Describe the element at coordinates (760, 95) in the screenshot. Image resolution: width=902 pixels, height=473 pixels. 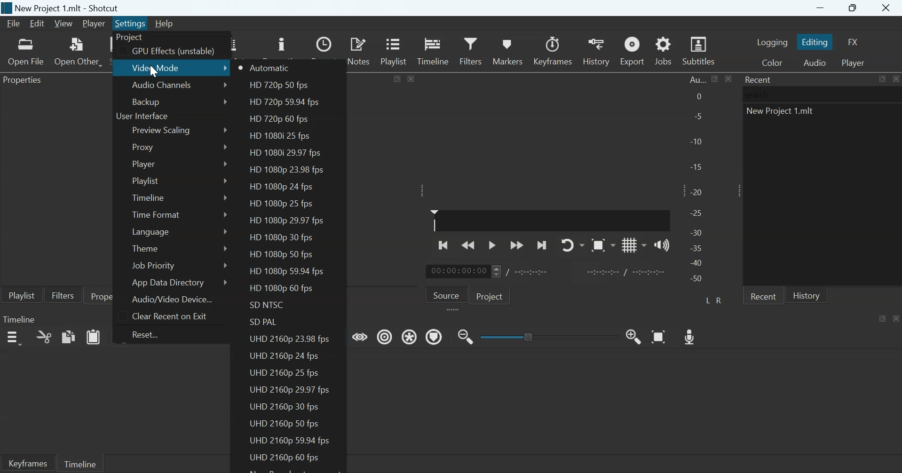
I see `search` at that location.